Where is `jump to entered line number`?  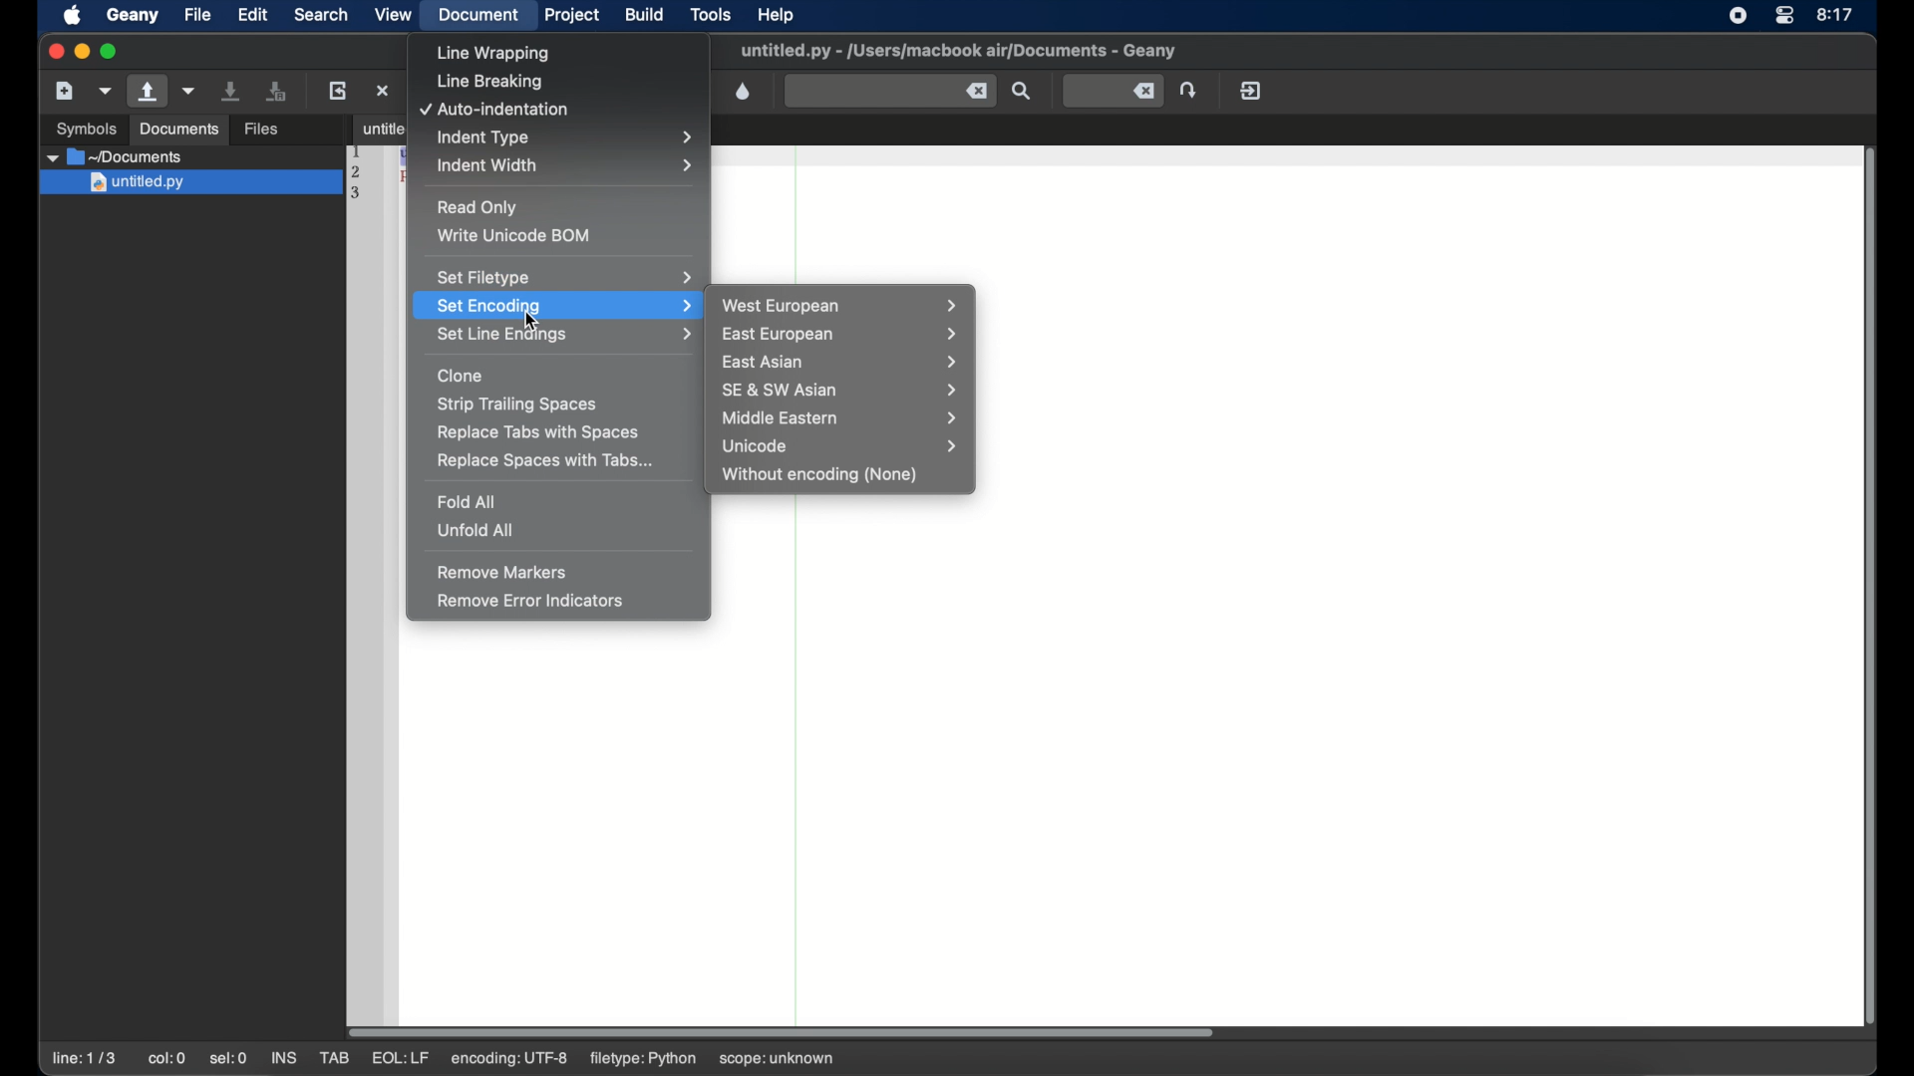 jump to entered line number is located at coordinates (1115, 91).